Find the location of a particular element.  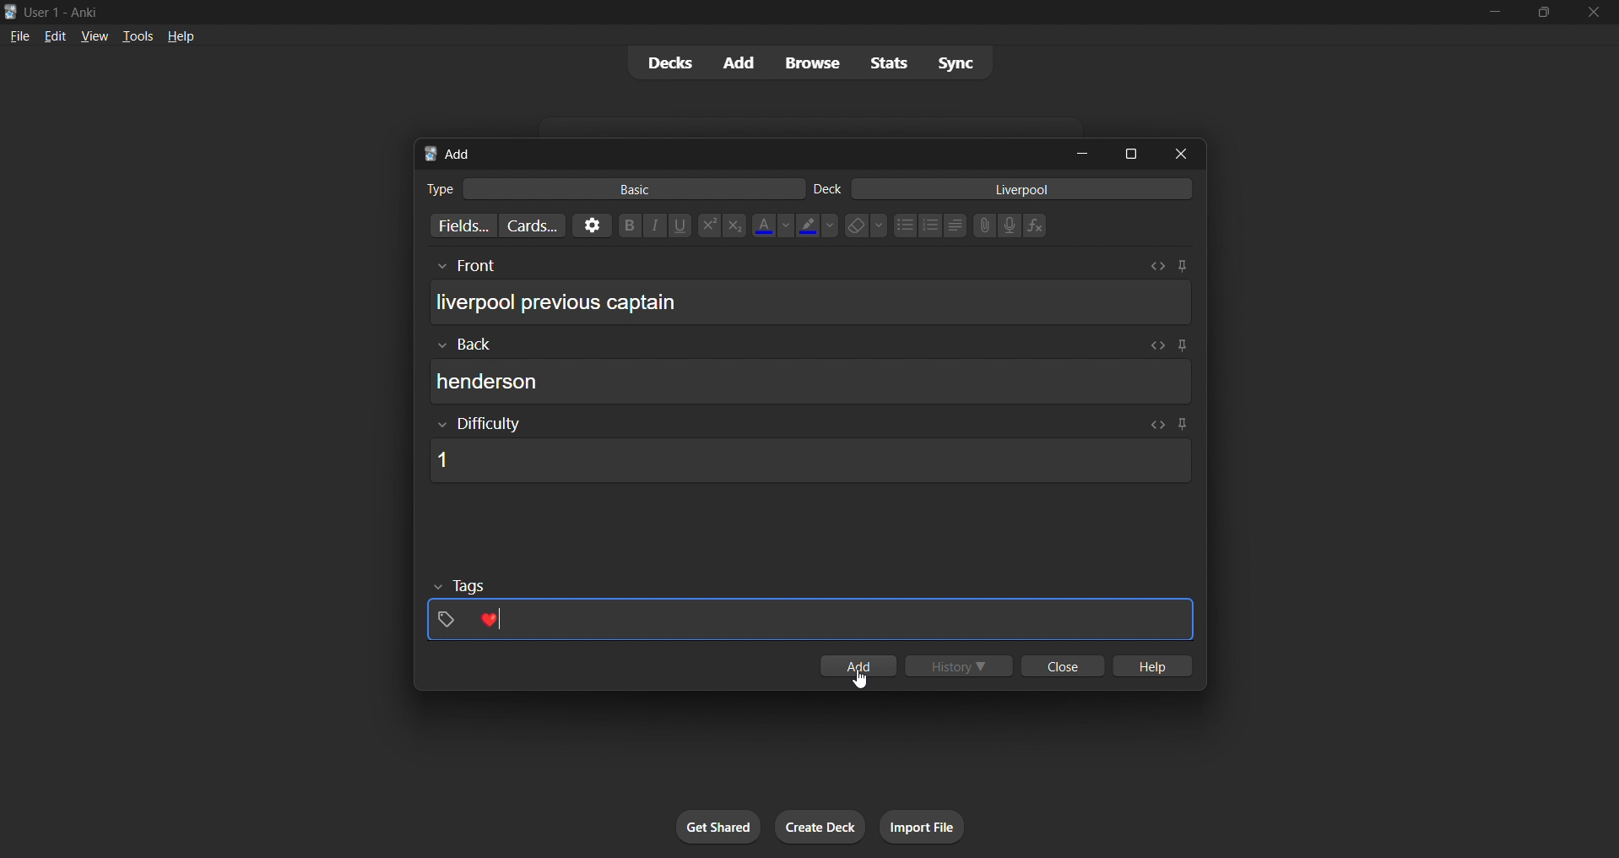

close is located at coordinates (1595, 13).